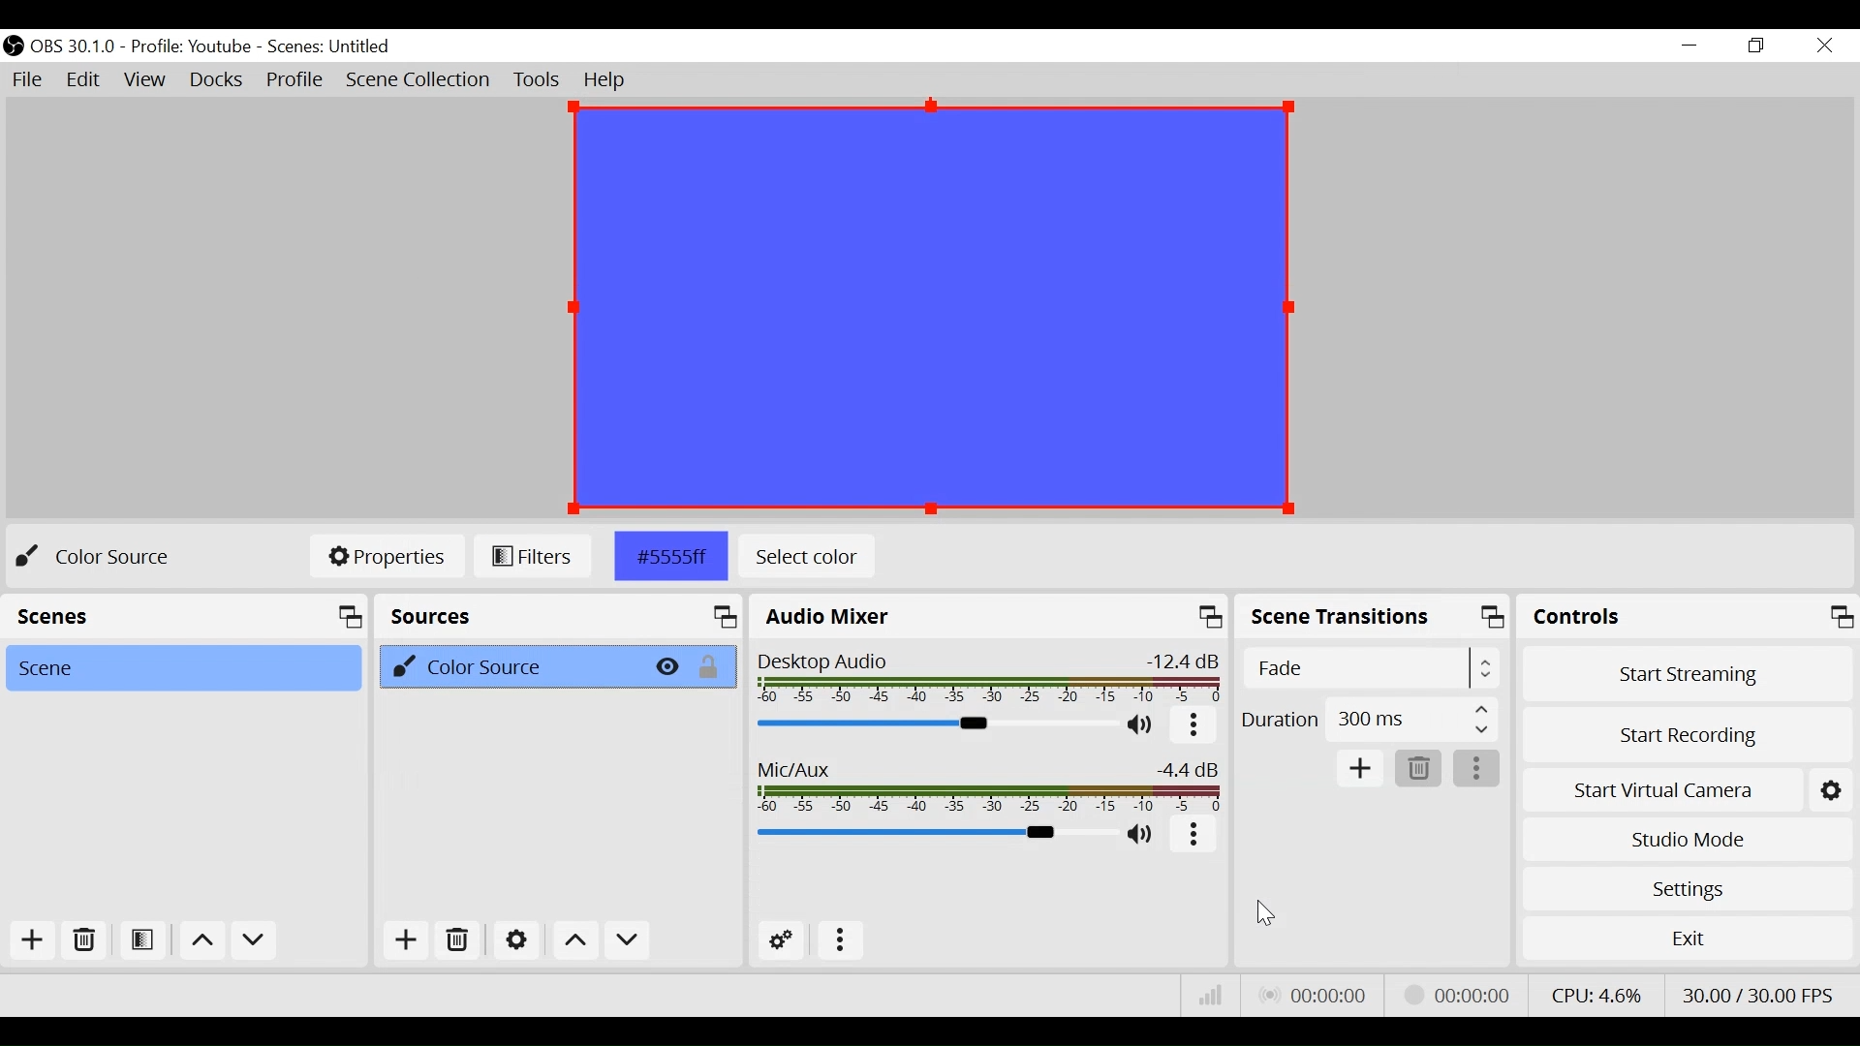 The image size is (1860, 1046). Describe the element at coordinates (12, 46) in the screenshot. I see `OBS Desktop Icon` at that location.